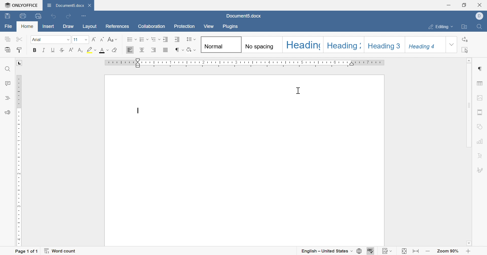 This screenshot has width=487, height=255. Describe the element at coordinates (44, 50) in the screenshot. I see `italic` at that location.